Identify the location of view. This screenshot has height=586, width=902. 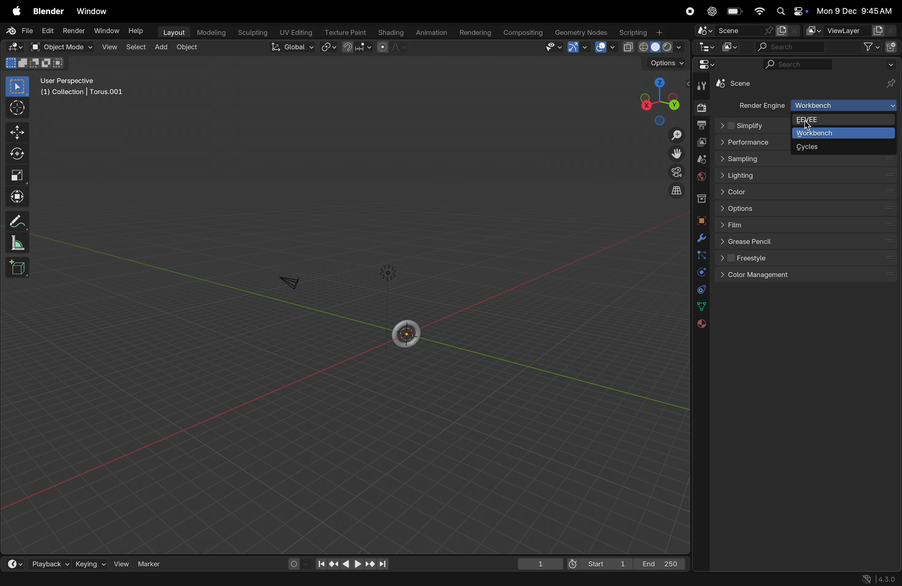
(110, 48).